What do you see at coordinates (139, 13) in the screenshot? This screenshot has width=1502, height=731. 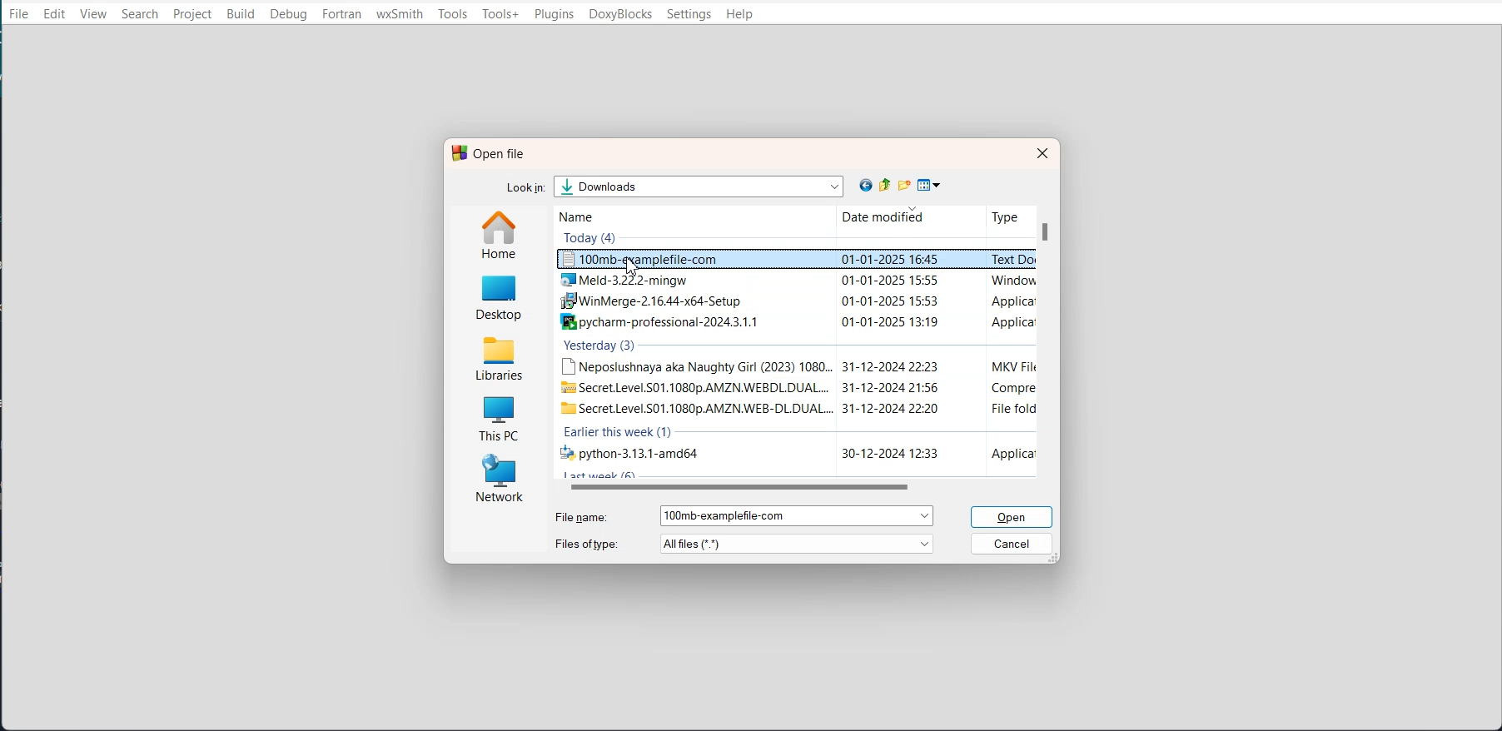 I see `Search` at bounding box center [139, 13].